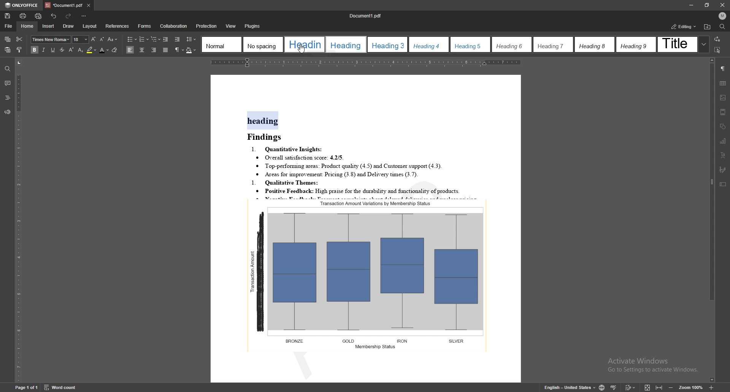  I want to click on status, so click(684, 27).